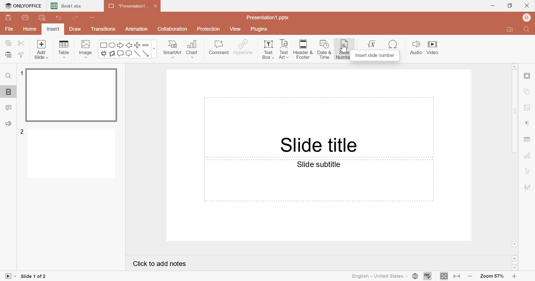 This screenshot has height=281, width=535. I want to click on Chart settings, so click(528, 156).